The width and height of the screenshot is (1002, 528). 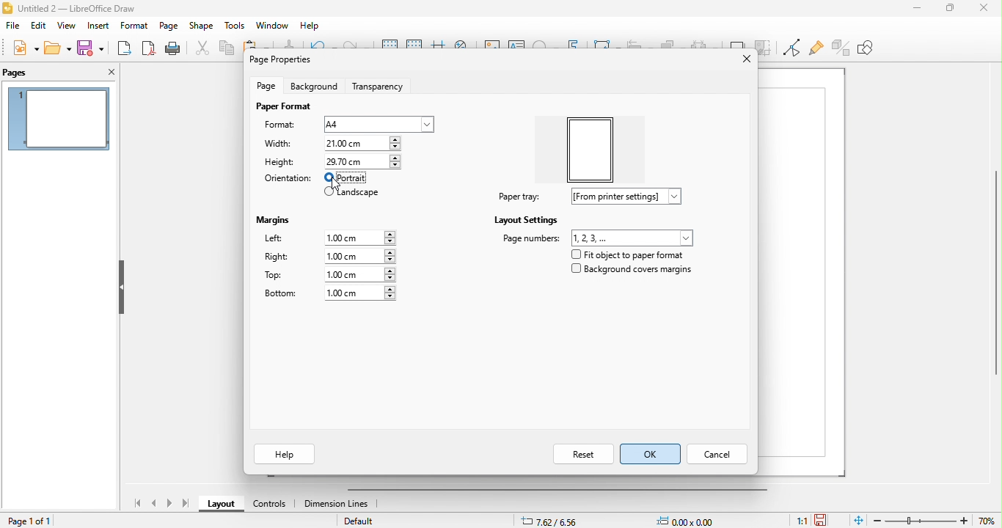 I want to click on controls, so click(x=268, y=505).